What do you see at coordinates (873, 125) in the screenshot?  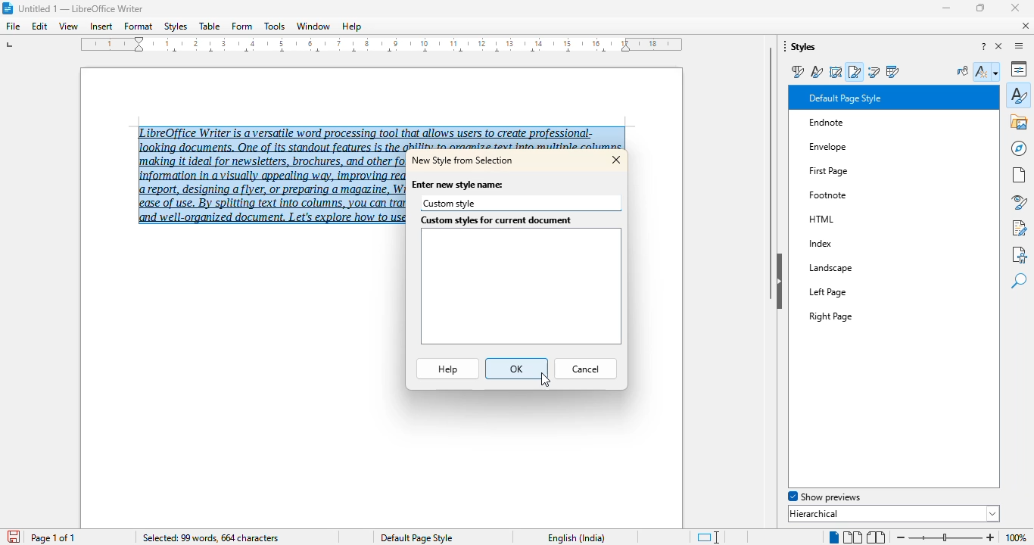 I see ` Endnote` at bounding box center [873, 125].